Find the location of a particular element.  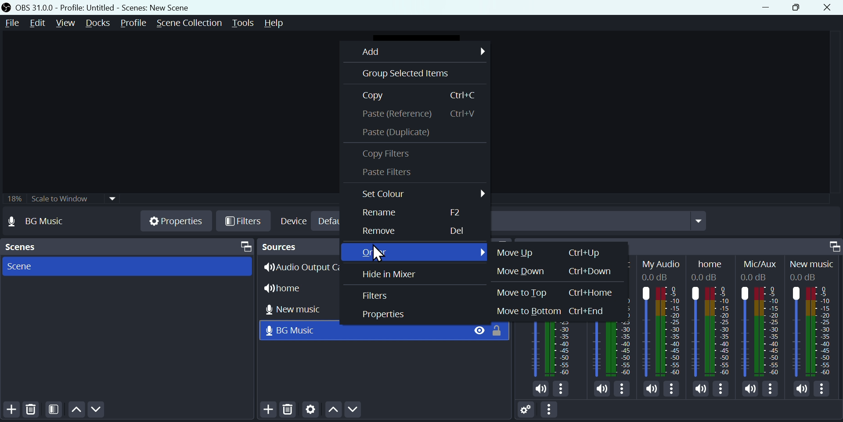

Mic/Aux is located at coordinates (759, 318).